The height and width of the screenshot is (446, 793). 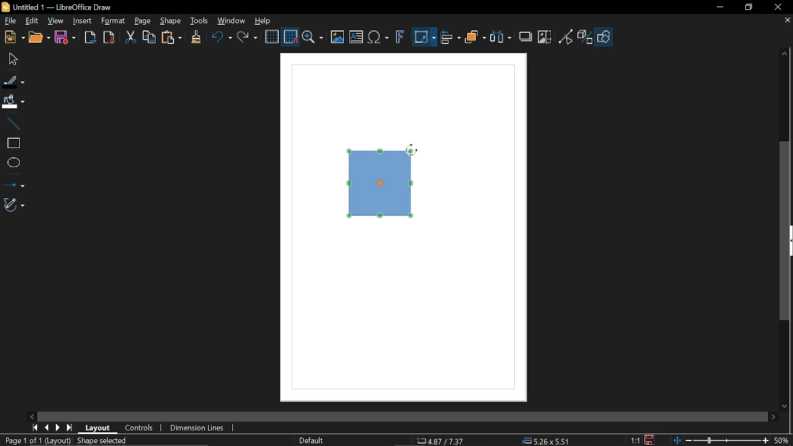 I want to click on Insert text, so click(x=356, y=38).